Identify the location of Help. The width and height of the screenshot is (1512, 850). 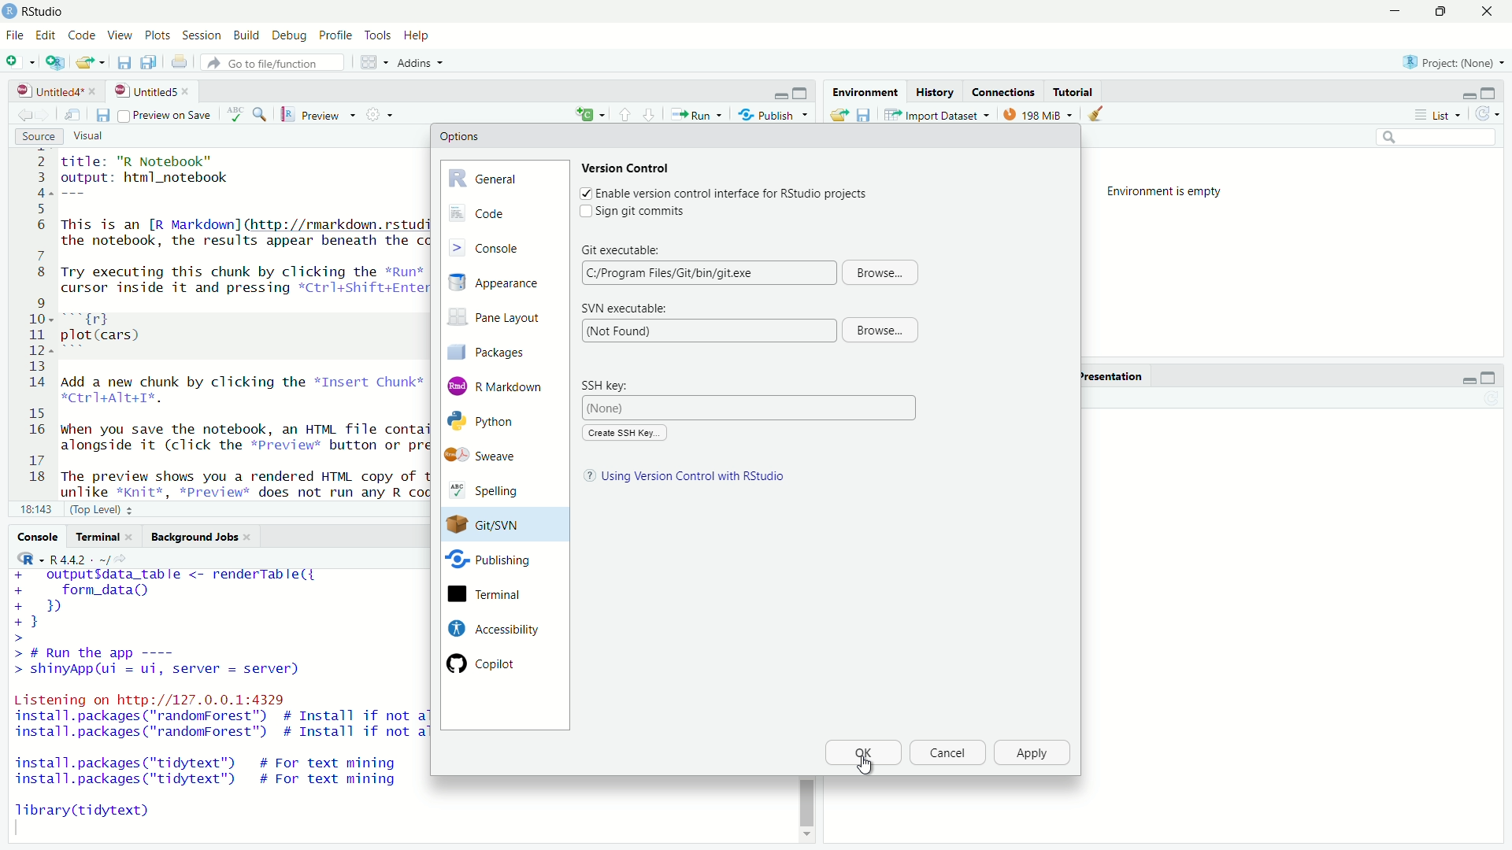
(419, 36).